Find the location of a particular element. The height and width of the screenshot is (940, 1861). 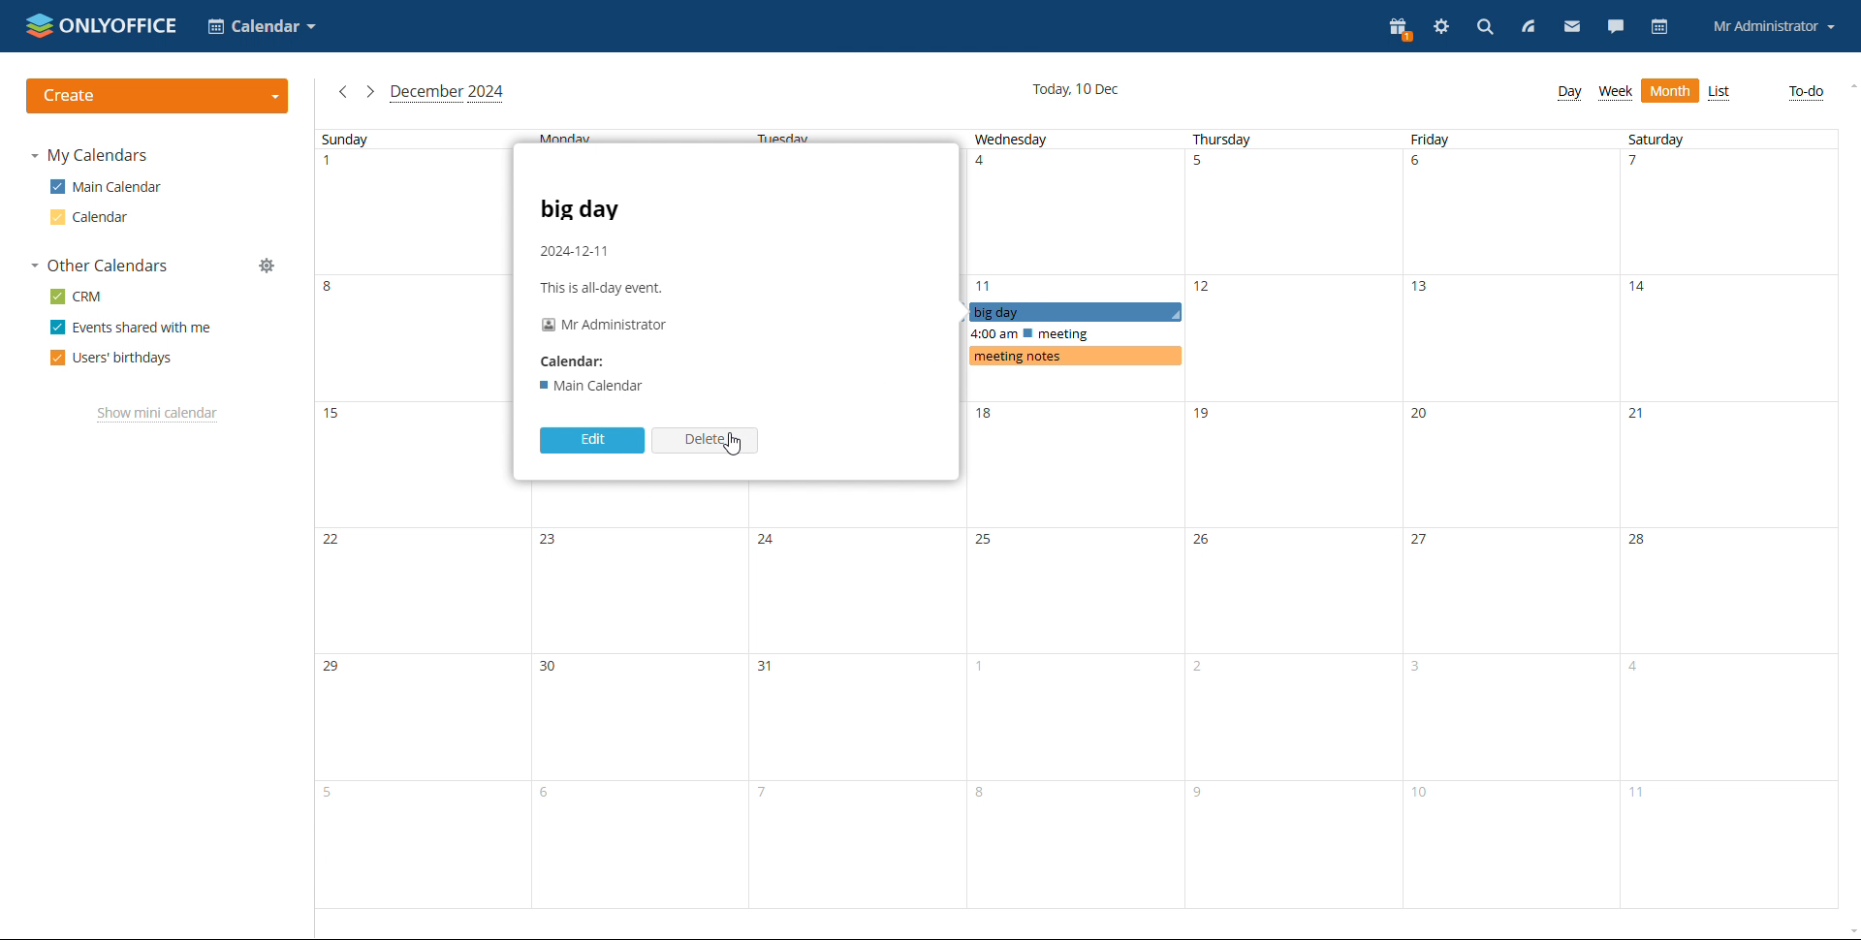

2024-12-11 is located at coordinates (578, 251).